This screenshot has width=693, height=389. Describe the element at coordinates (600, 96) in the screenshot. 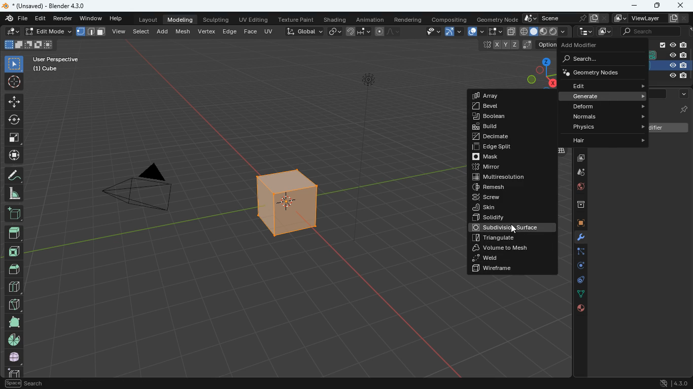

I see `generate` at that location.